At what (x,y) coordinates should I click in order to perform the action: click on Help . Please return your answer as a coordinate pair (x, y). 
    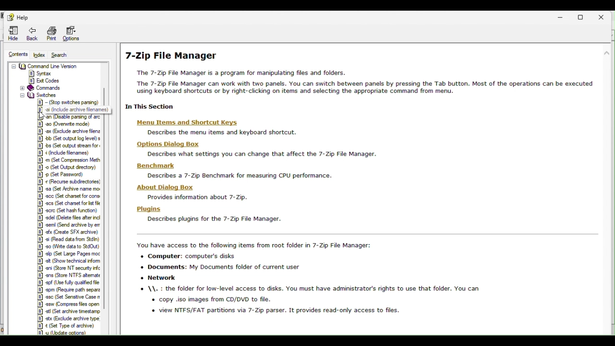
    Looking at the image, I should click on (16, 16).